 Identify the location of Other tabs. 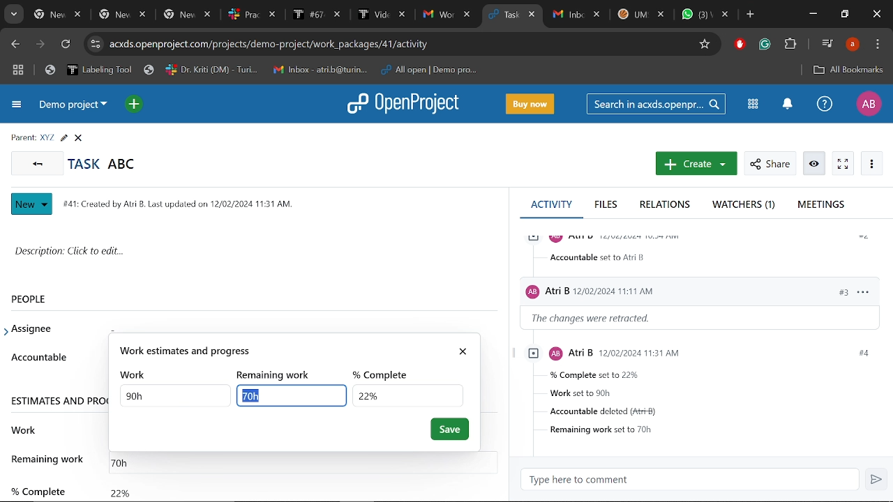
(640, 14).